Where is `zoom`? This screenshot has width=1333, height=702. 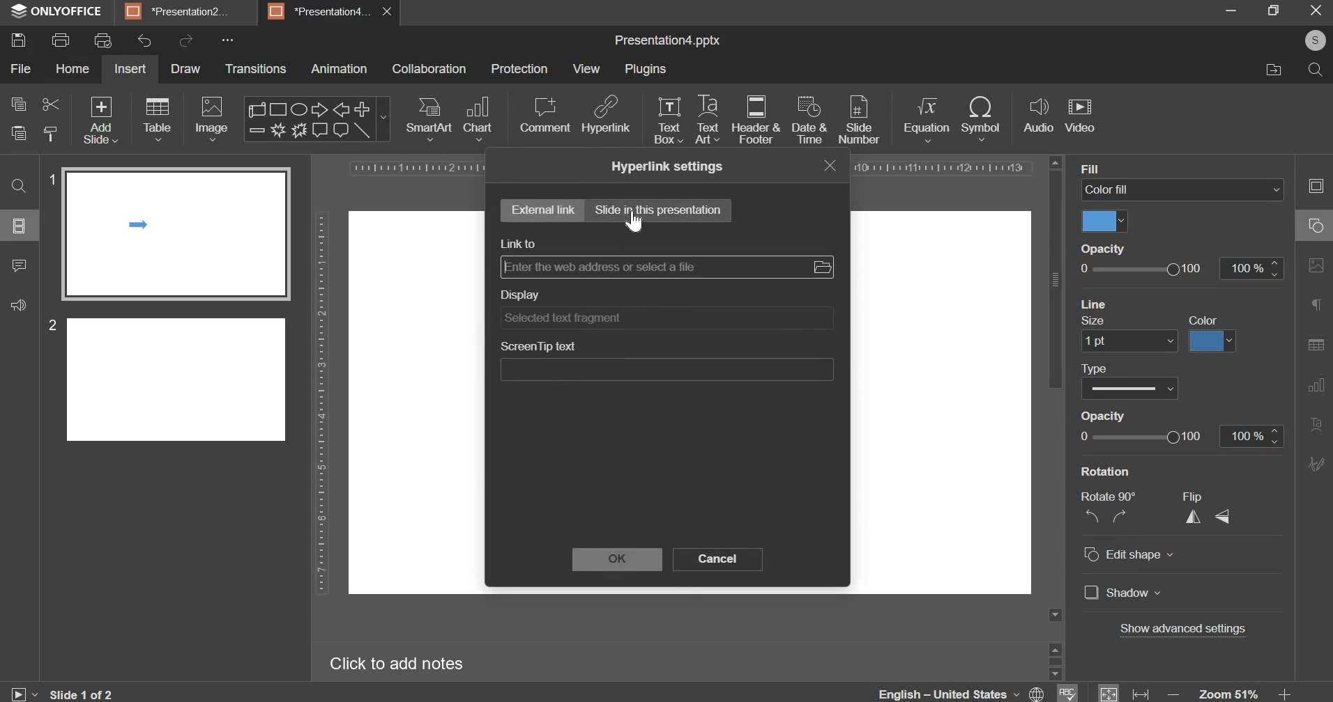
zoom is located at coordinates (1231, 690).